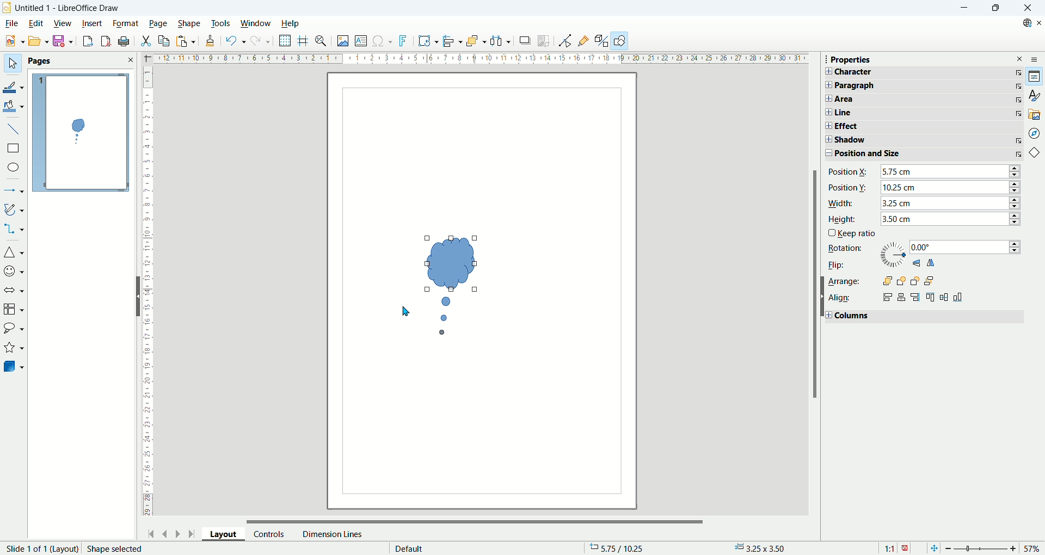  I want to click on More Options, so click(1018, 86).